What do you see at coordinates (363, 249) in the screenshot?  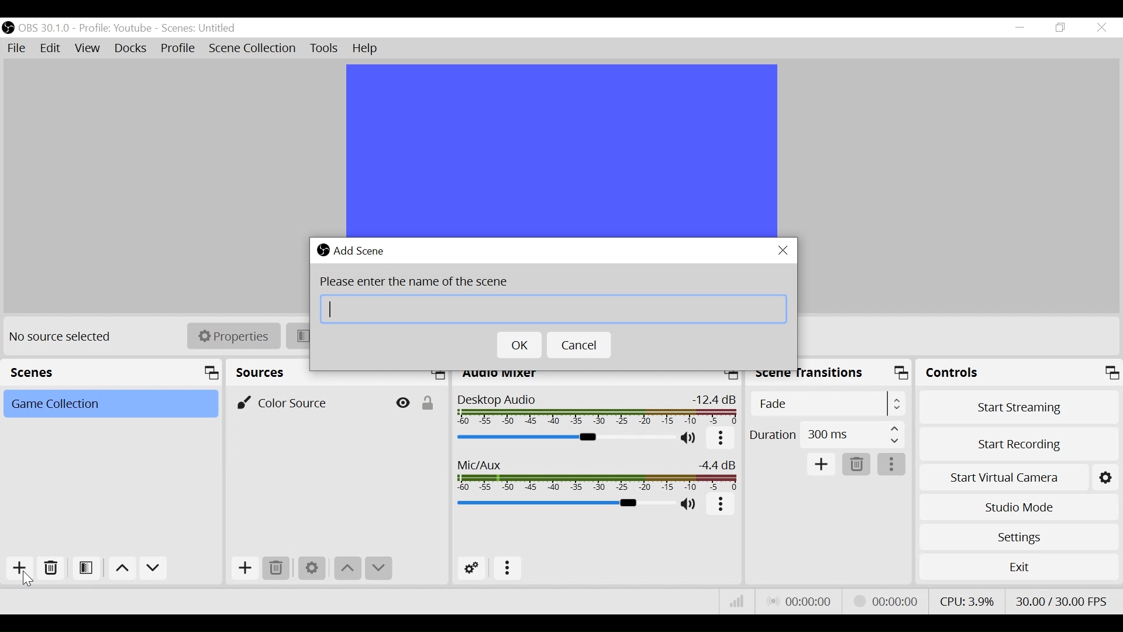 I see `Add Scene` at bounding box center [363, 249].